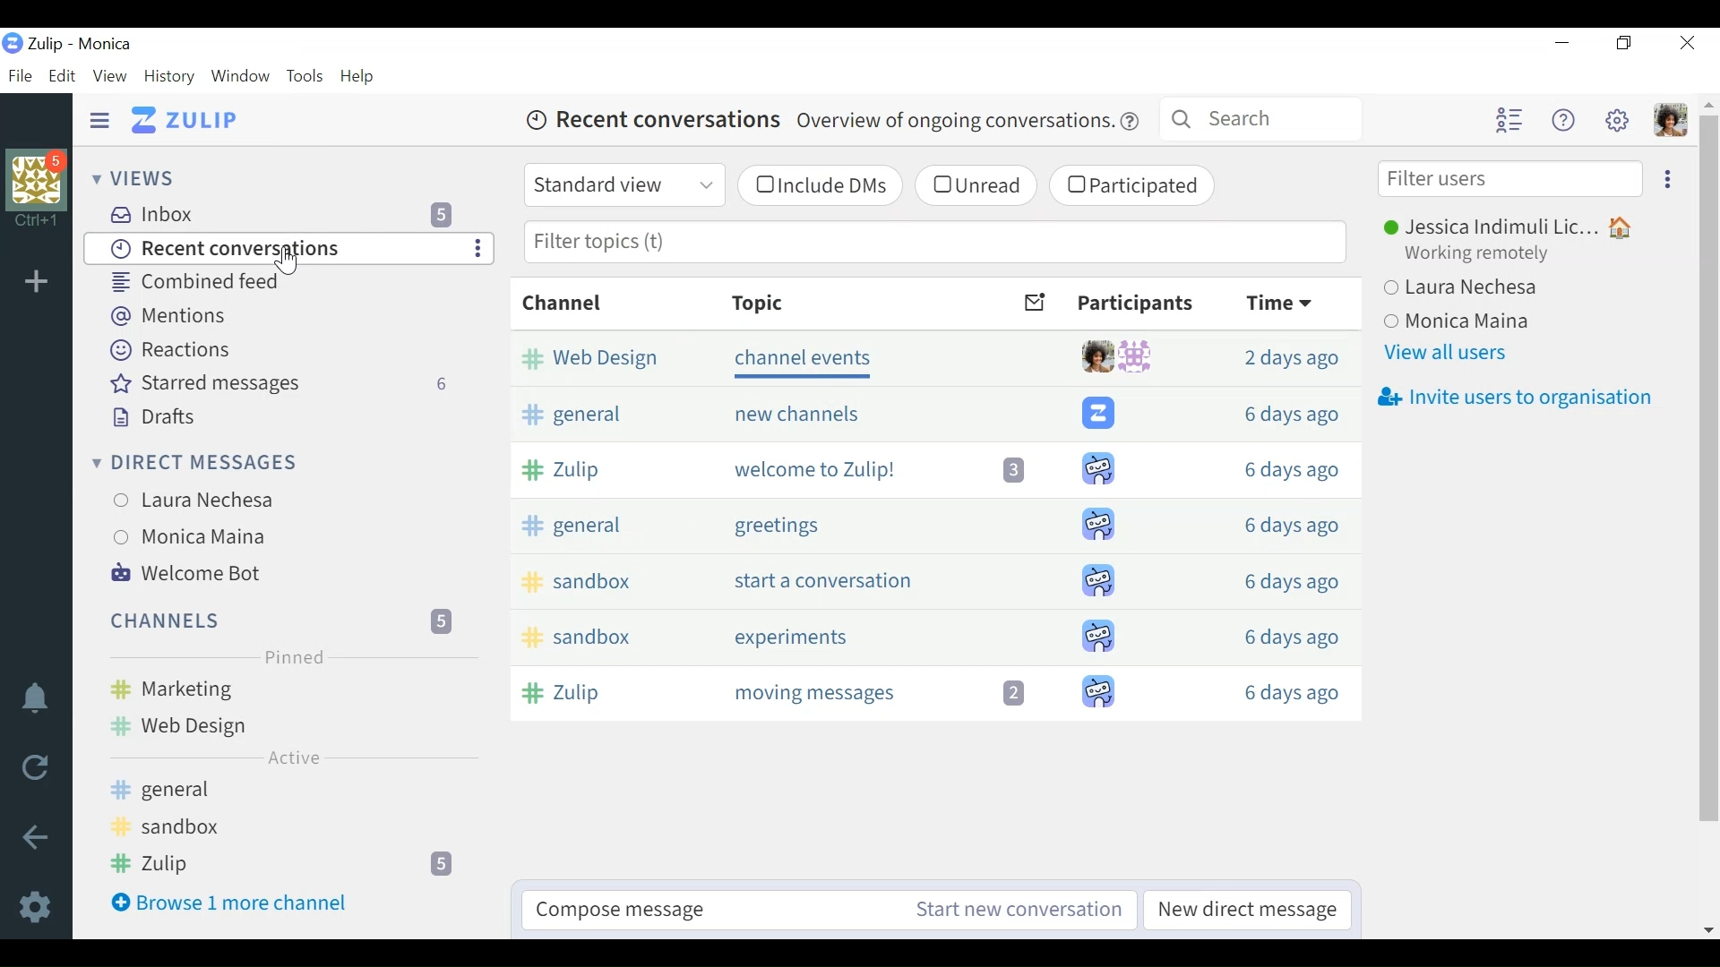 Image resolution: width=1720 pixels, height=967 pixels. What do you see at coordinates (214, 501) in the screenshot?
I see `Laura Nechesa` at bounding box center [214, 501].